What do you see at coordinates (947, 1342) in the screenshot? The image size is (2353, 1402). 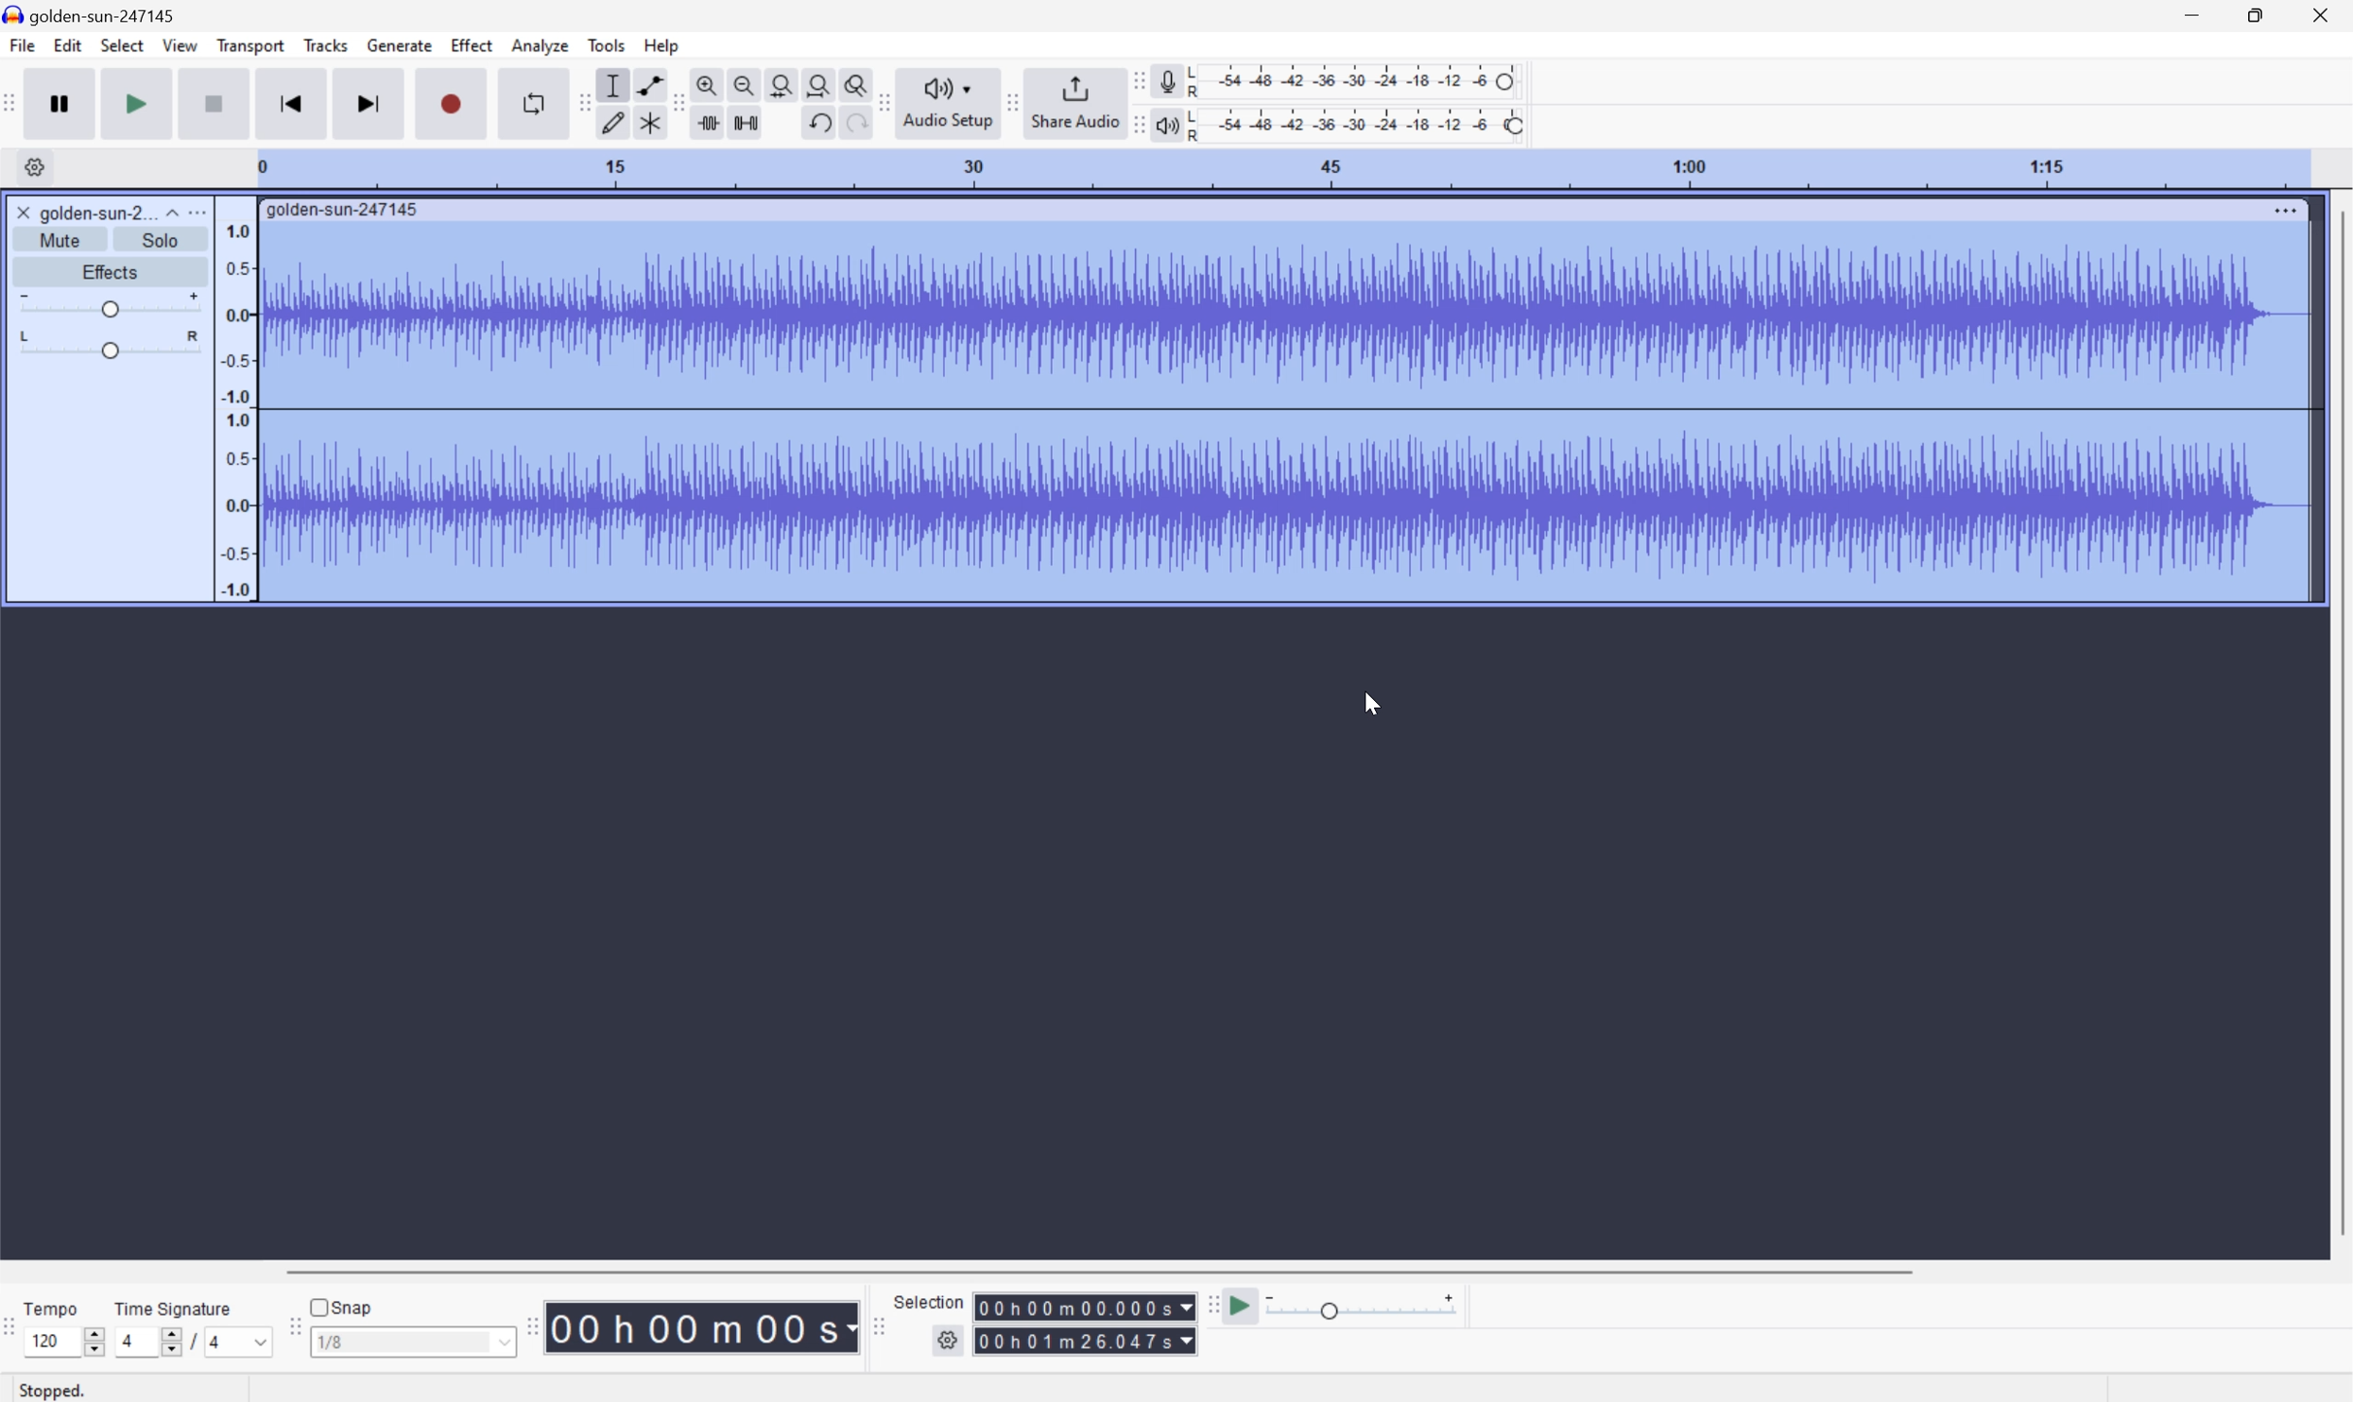 I see `Settings` at bounding box center [947, 1342].